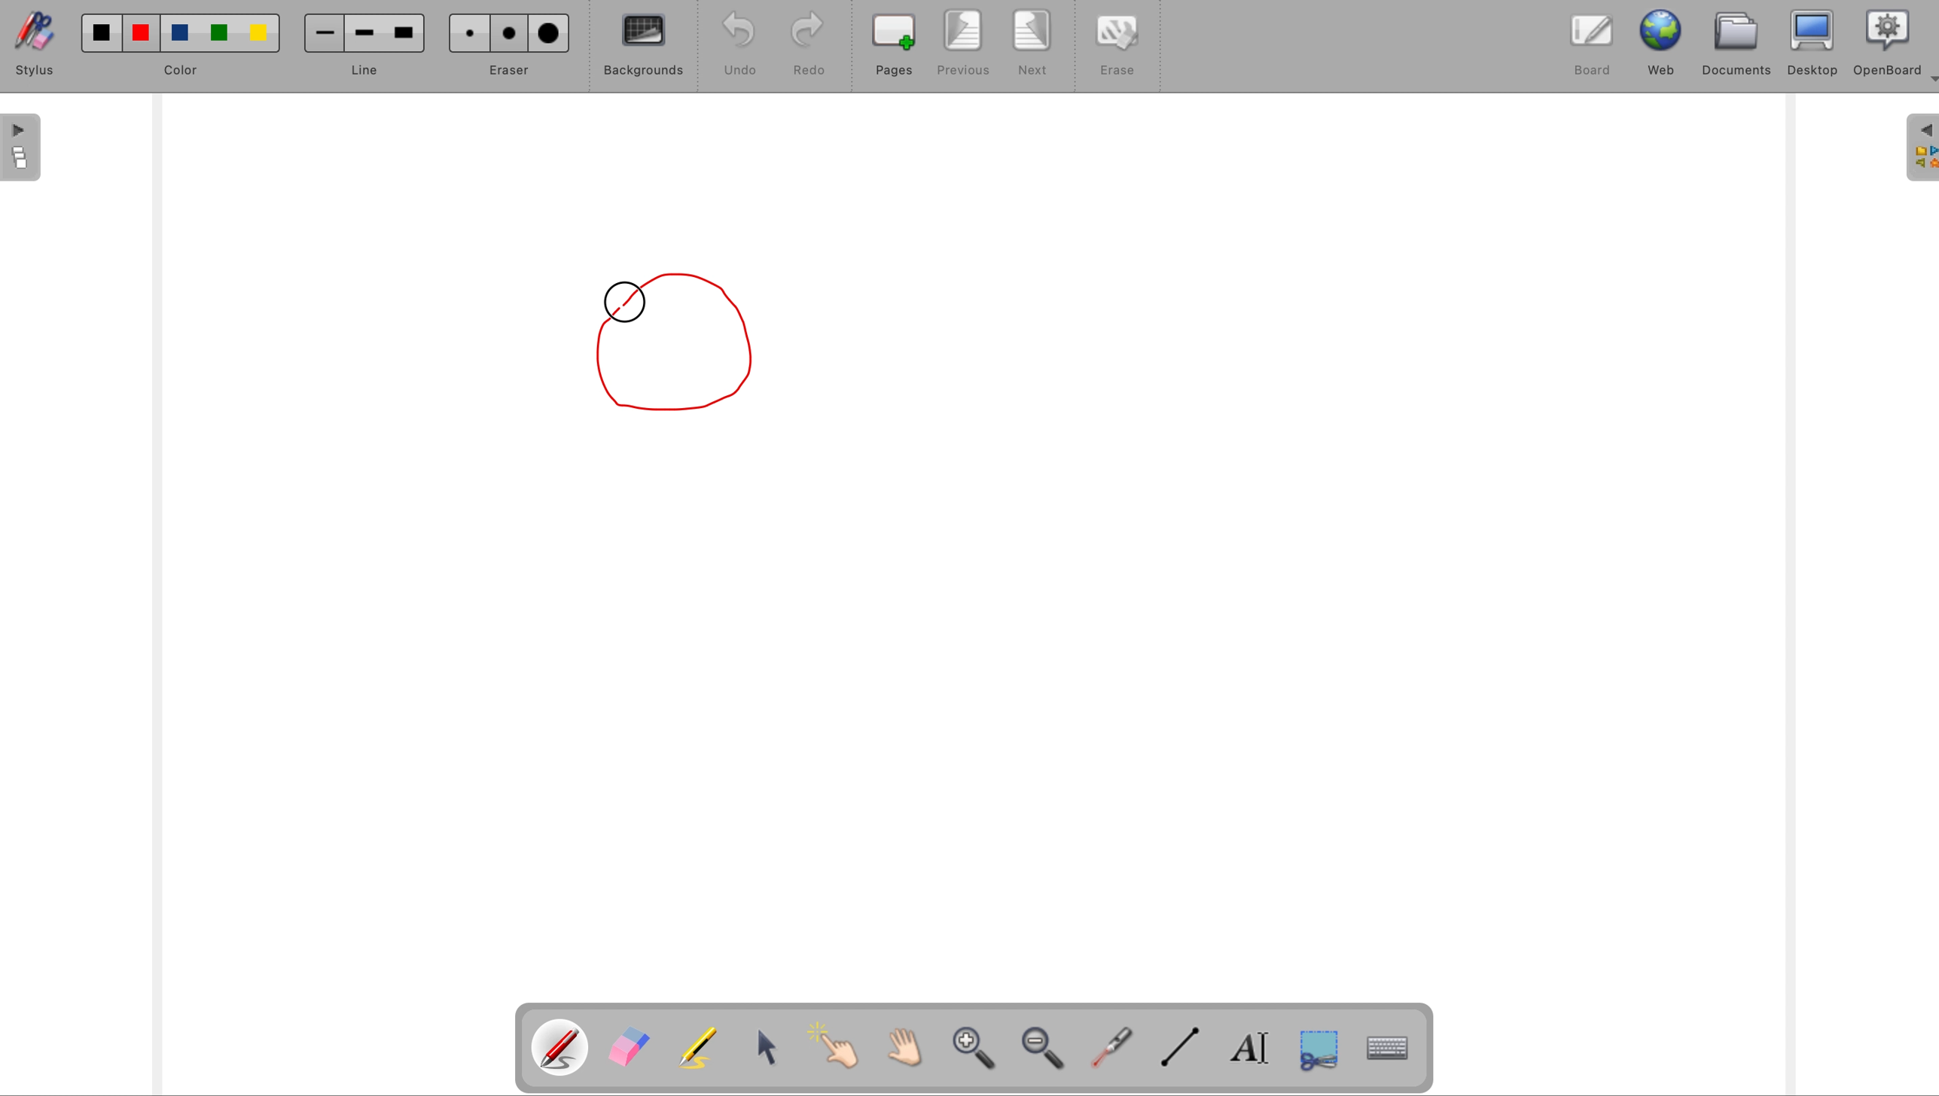 Image resolution: width=1939 pixels, height=1096 pixels. What do you see at coordinates (643, 50) in the screenshot?
I see `backgrounds` at bounding box center [643, 50].